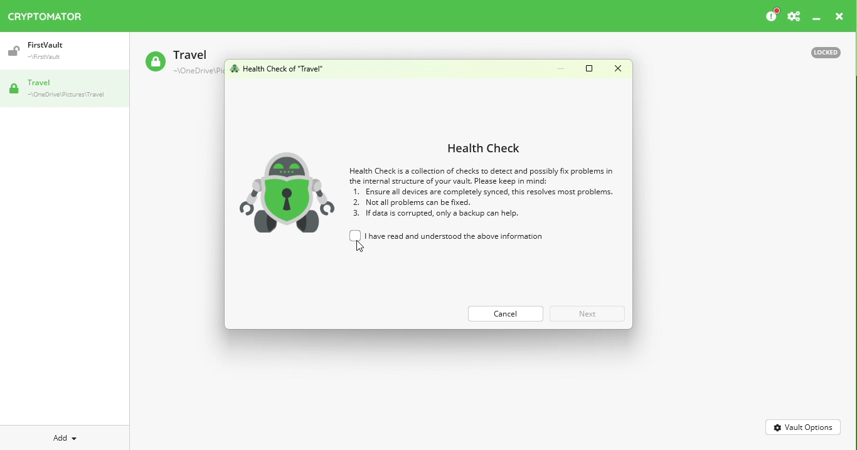 This screenshot has height=450, width=857. I want to click on Cance, so click(504, 315).